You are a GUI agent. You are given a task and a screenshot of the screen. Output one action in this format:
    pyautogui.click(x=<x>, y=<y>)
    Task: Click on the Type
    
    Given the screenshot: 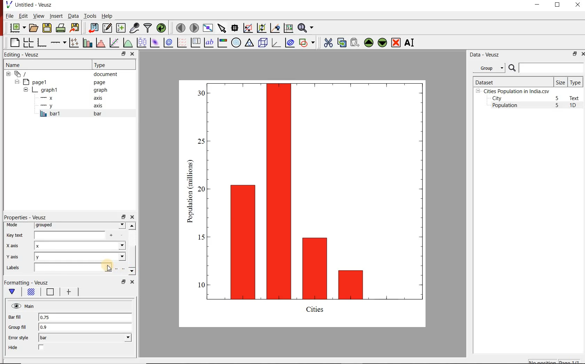 What is the action you would take?
    pyautogui.click(x=113, y=65)
    